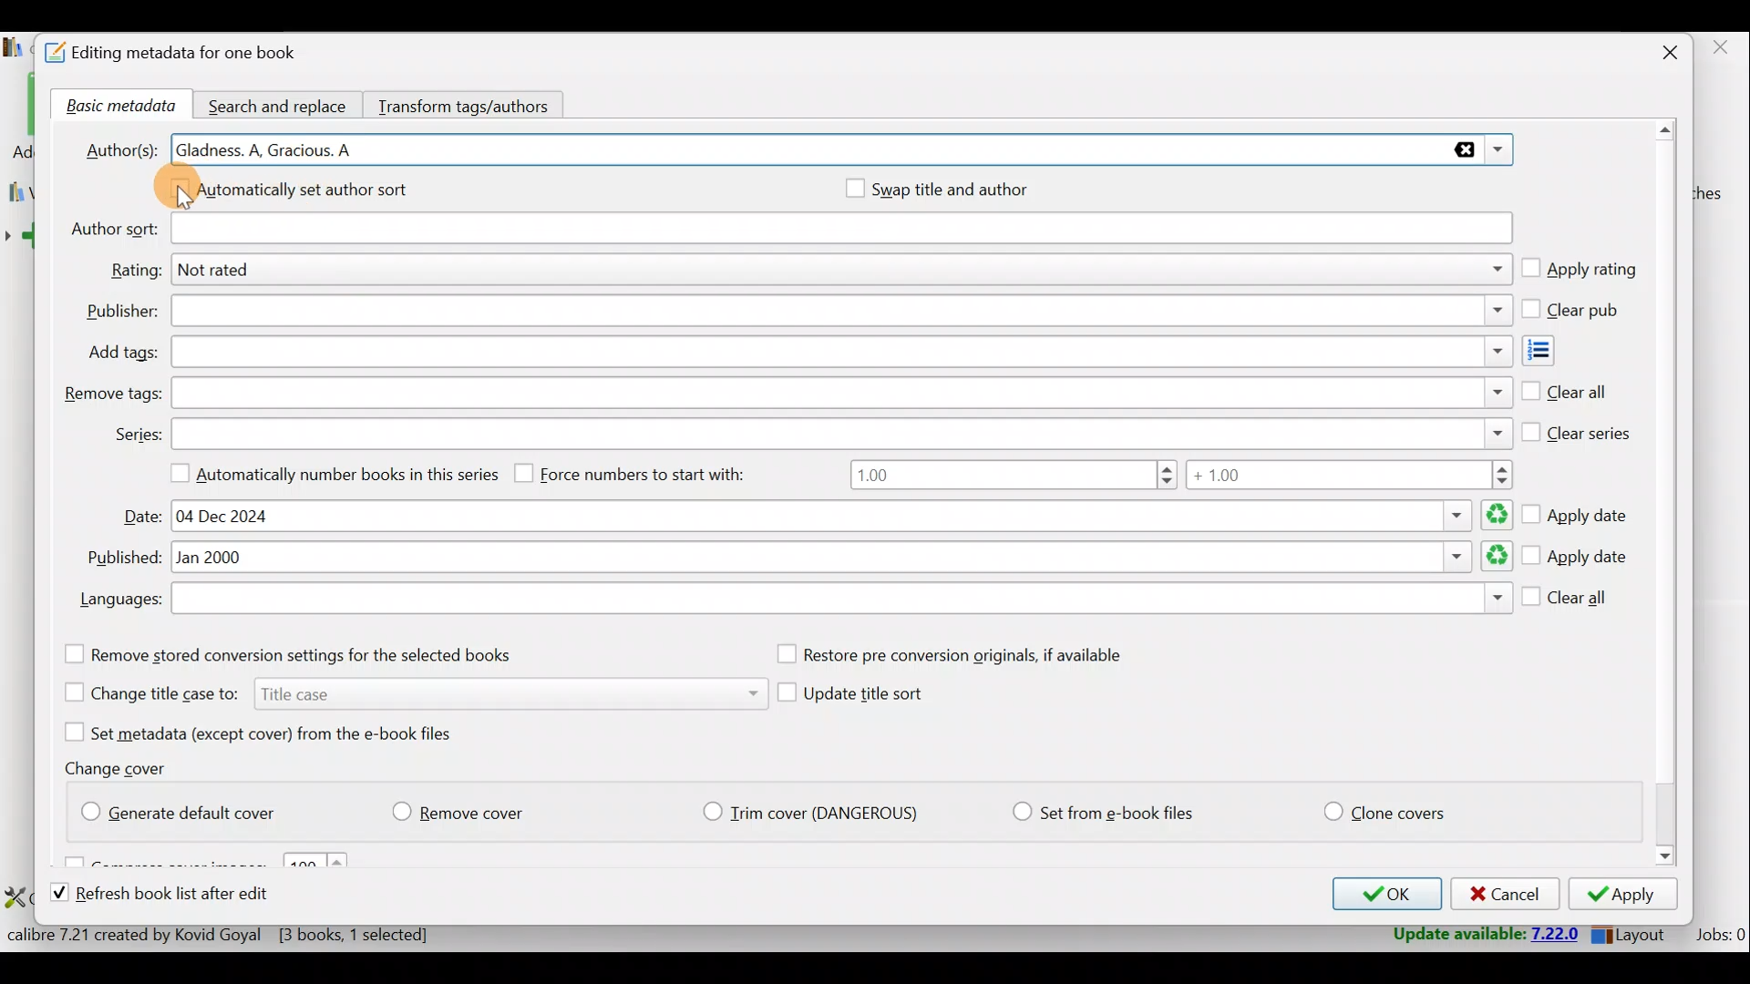 The width and height of the screenshot is (1750, 984). Describe the element at coordinates (840, 313) in the screenshot. I see `Publisher` at that location.